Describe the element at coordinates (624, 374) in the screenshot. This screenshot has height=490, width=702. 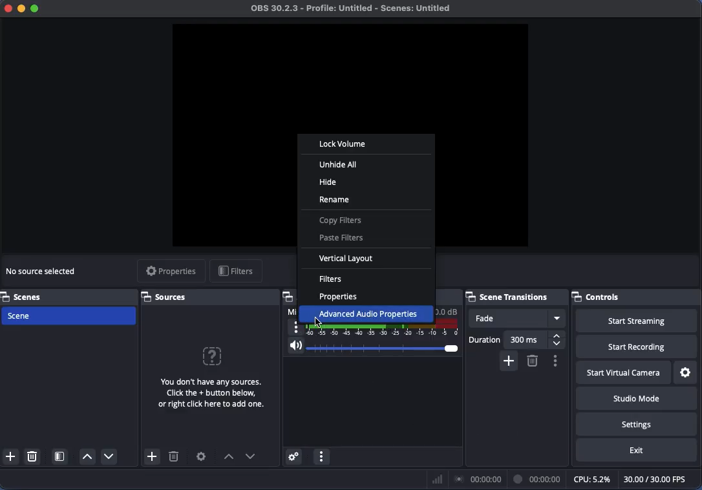
I see `Start virtual camera` at that location.